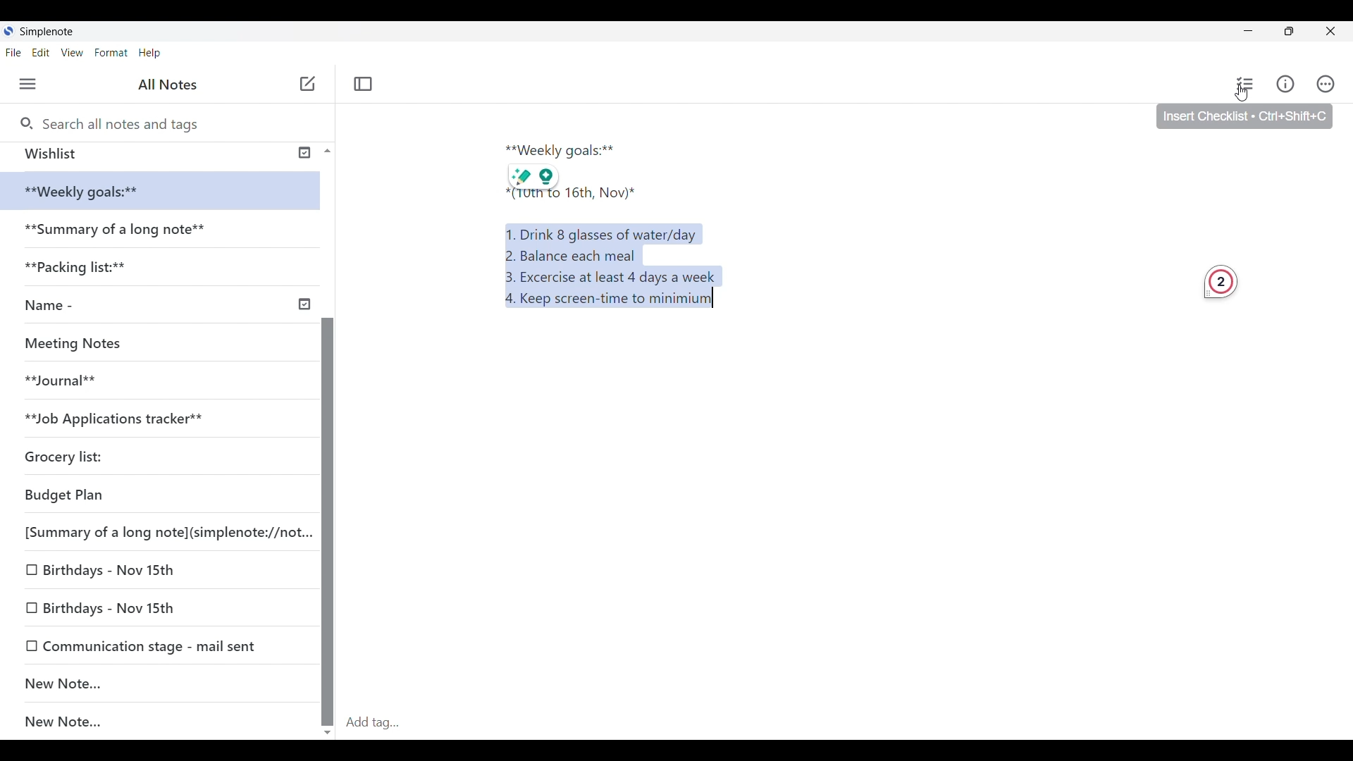 The width and height of the screenshot is (1353, 761). Describe the element at coordinates (142, 572) in the screenshot. I see `Birthdays - Nov 15th` at that location.